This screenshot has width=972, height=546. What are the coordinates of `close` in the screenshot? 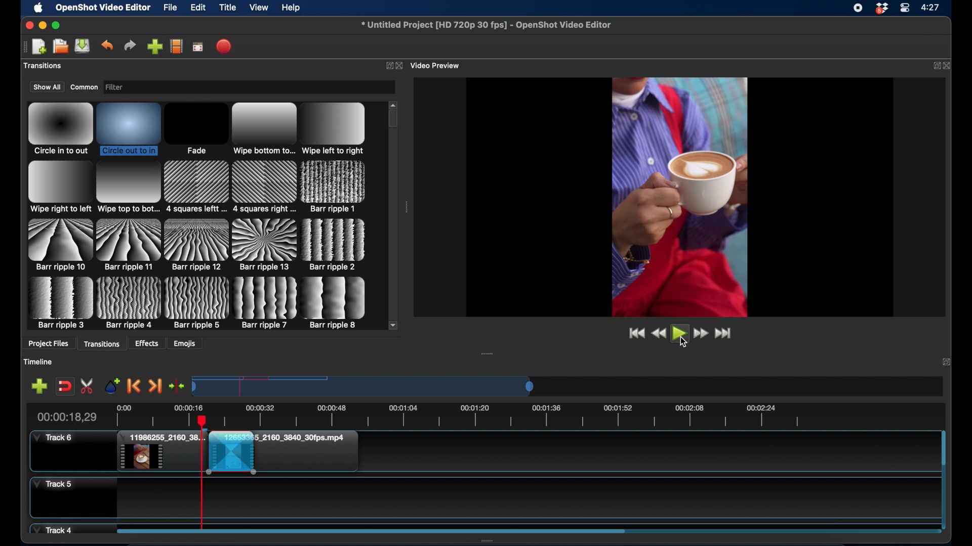 It's located at (27, 25).